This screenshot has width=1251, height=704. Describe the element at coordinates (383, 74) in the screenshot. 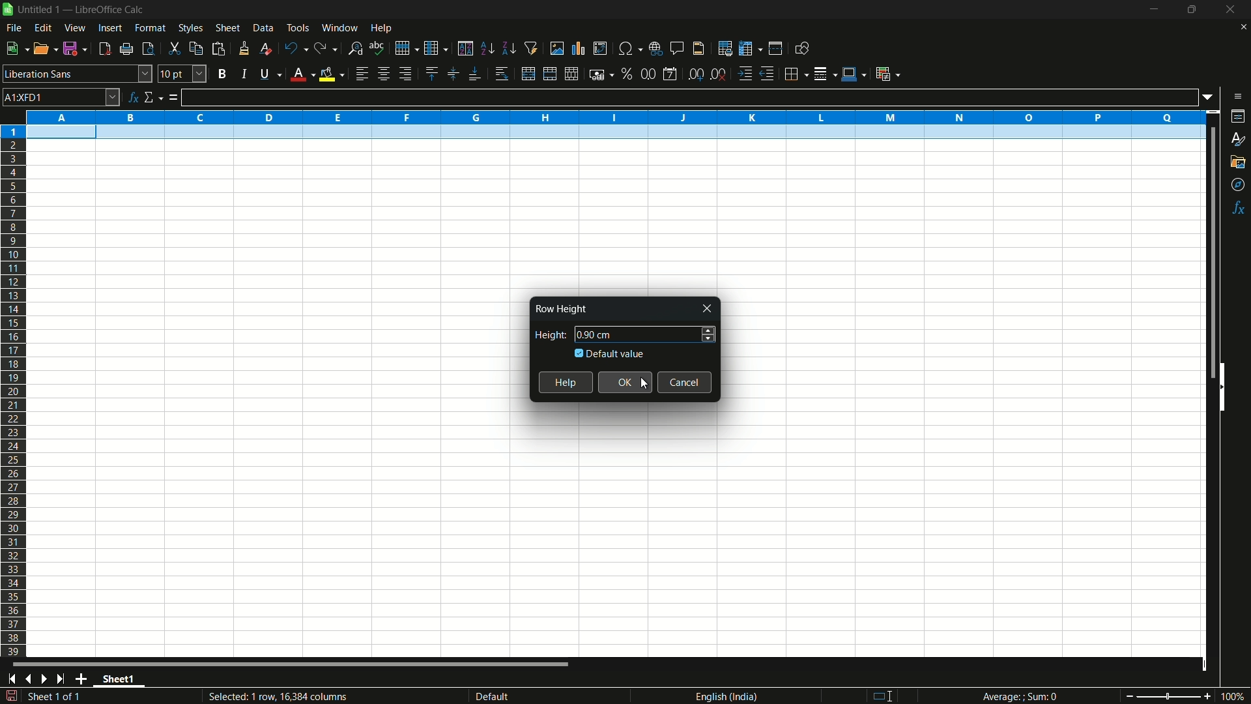

I see `align center` at that location.